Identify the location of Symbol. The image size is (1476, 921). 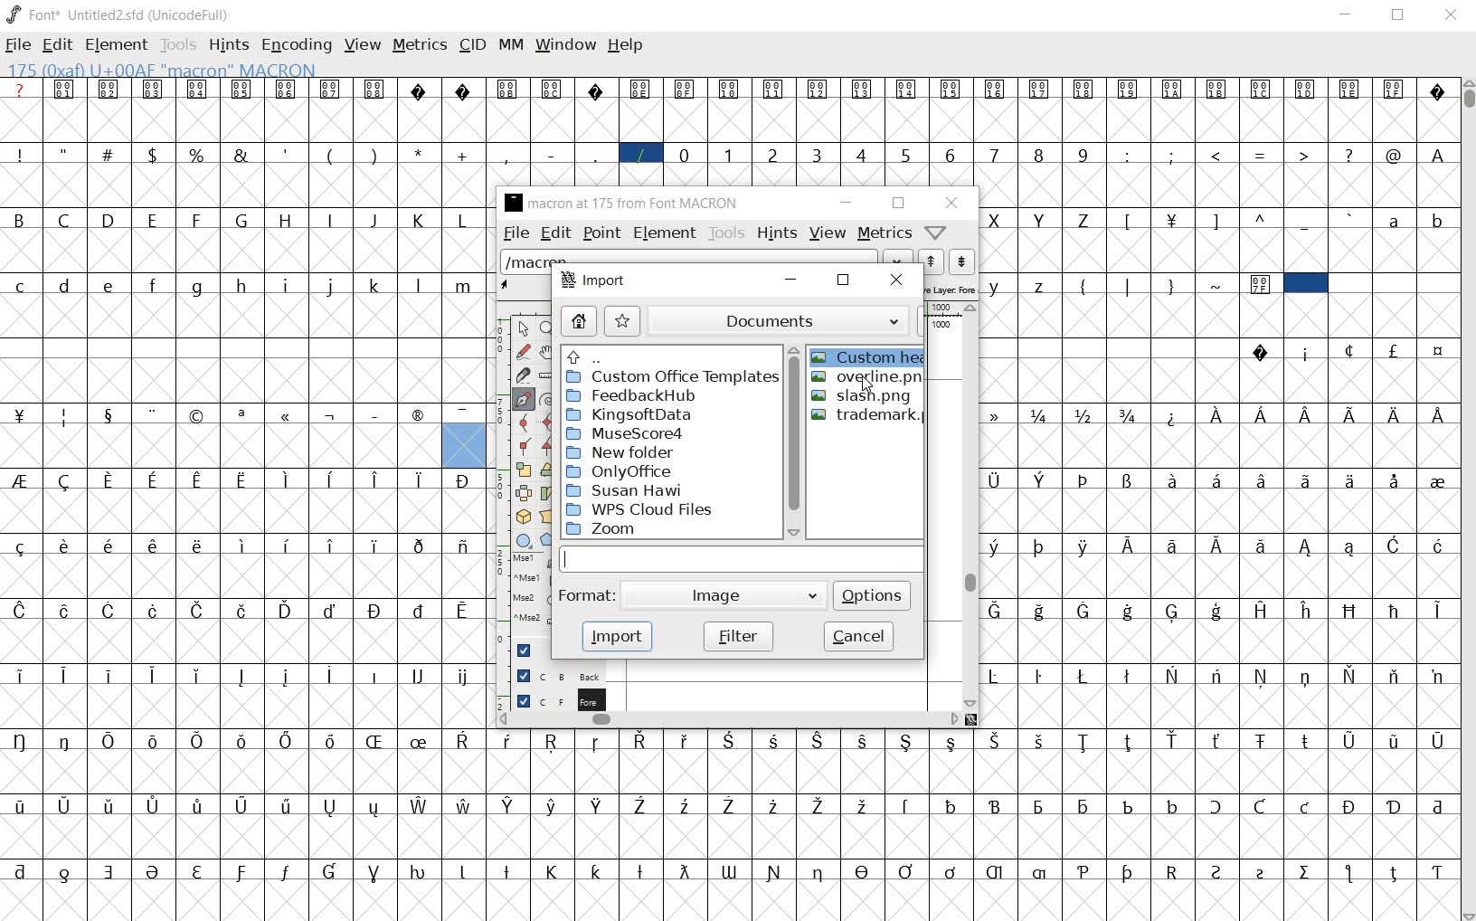
(1304, 479).